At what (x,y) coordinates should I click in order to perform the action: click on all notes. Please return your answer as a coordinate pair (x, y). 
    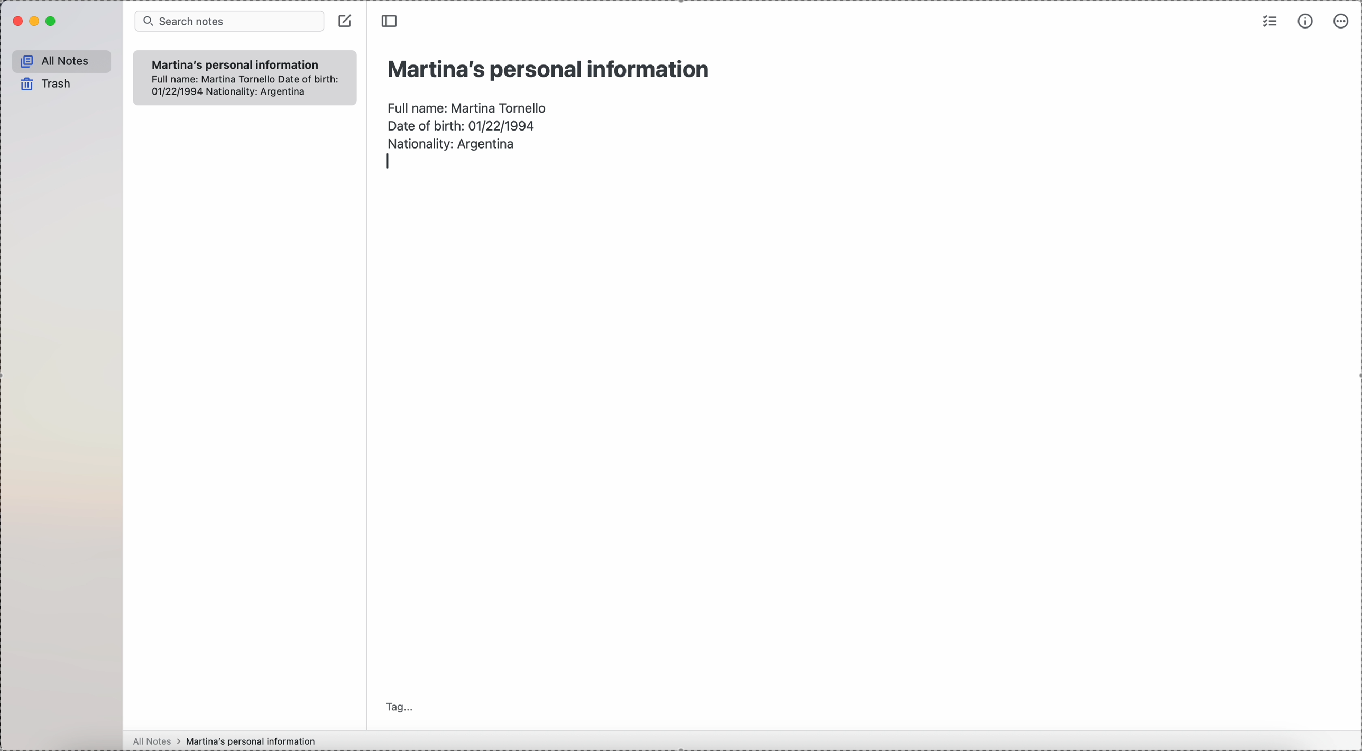
    Looking at the image, I should click on (61, 61).